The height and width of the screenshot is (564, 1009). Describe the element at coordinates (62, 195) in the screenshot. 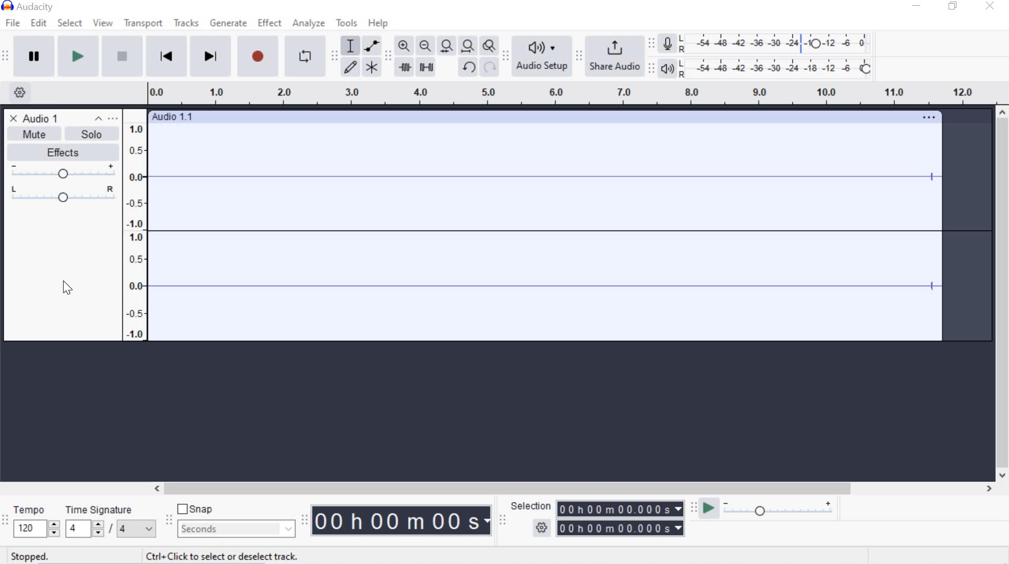

I see `Pan` at that location.